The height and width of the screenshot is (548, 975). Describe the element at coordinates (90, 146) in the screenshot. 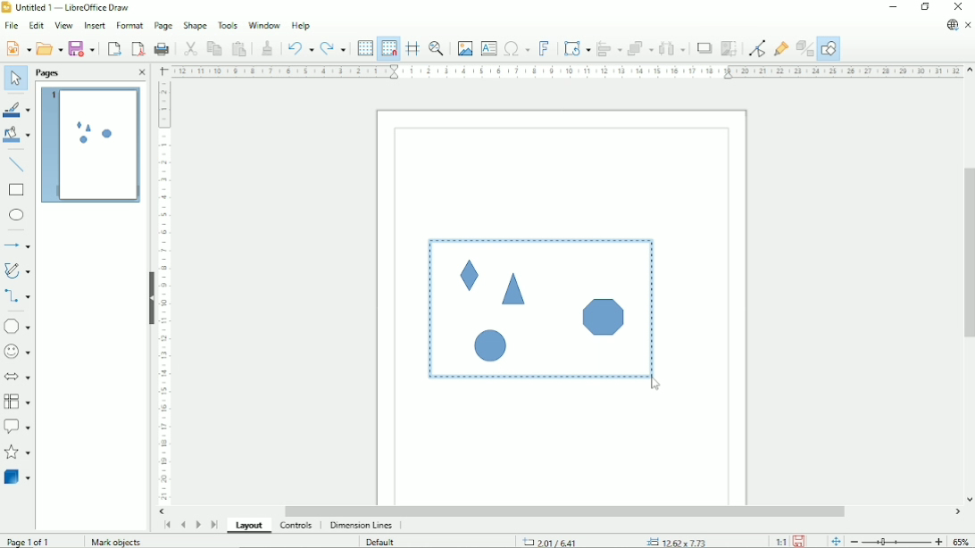

I see `Preview` at that location.